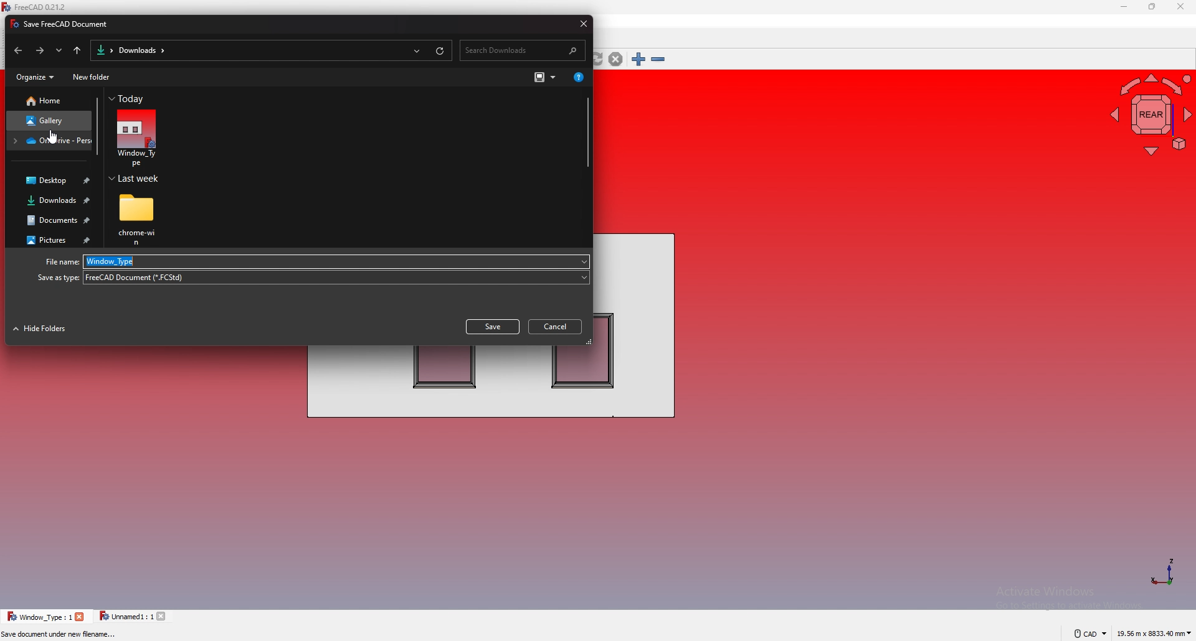 Image resolution: width=1196 pixels, height=641 pixels. Describe the element at coordinates (417, 50) in the screenshot. I see `recent` at that location.